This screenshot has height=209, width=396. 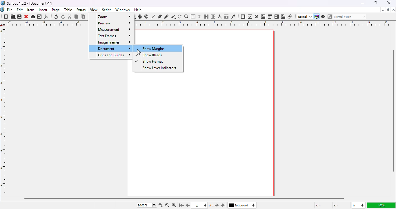 What do you see at coordinates (153, 17) in the screenshot?
I see `line` at bounding box center [153, 17].